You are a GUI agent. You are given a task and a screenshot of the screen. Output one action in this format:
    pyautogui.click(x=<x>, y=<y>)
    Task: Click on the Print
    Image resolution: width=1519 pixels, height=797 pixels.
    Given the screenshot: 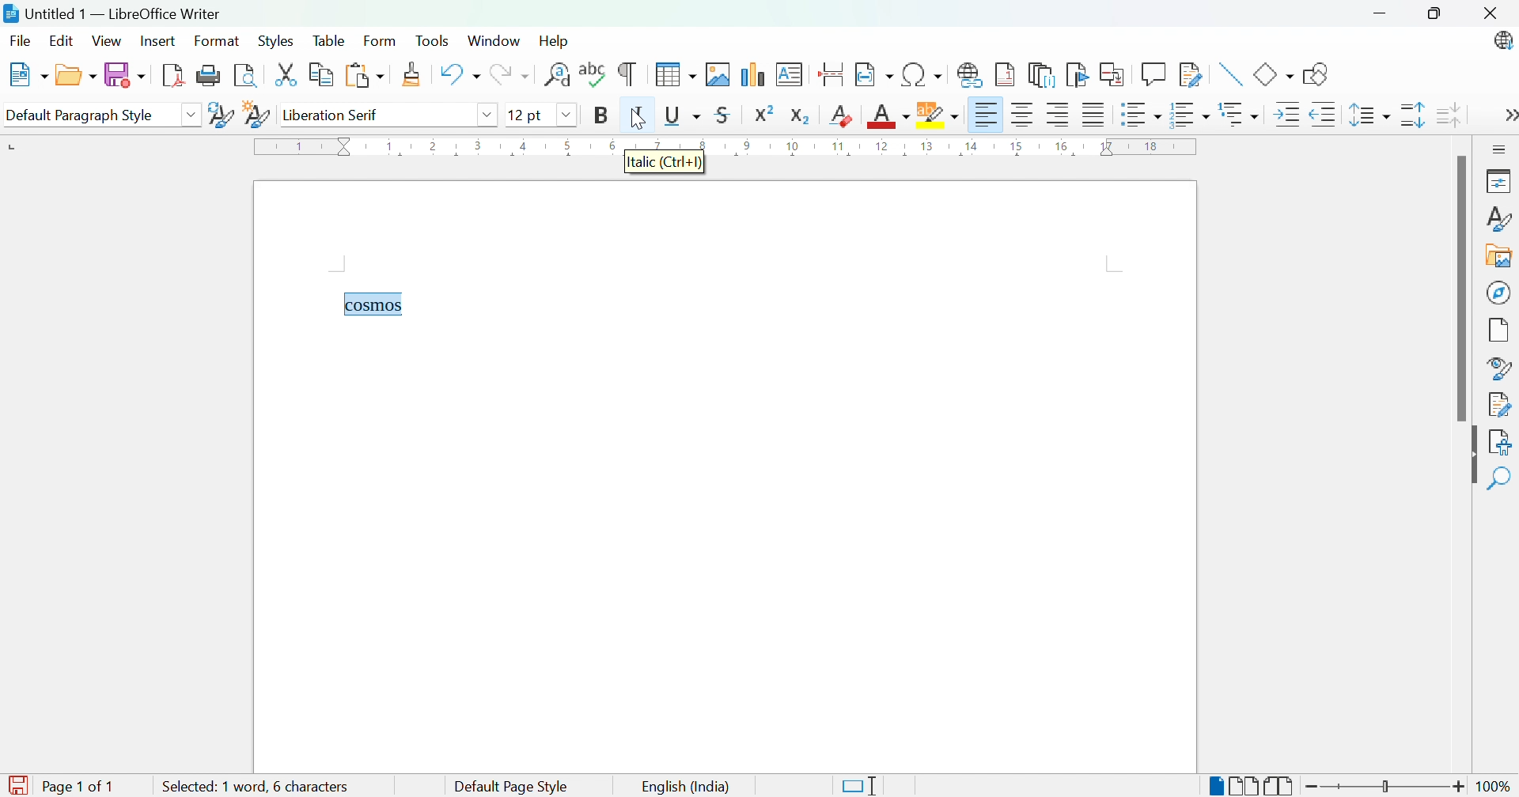 What is the action you would take?
    pyautogui.click(x=208, y=74)
    